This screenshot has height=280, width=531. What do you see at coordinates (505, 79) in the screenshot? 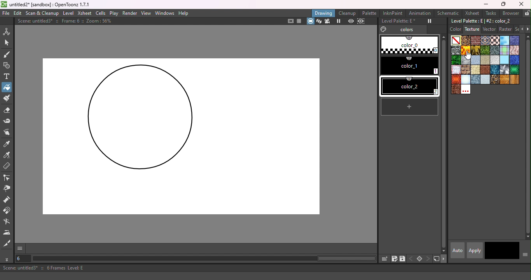
I see `woodgran.bmp` at bounding box center [505, 79].